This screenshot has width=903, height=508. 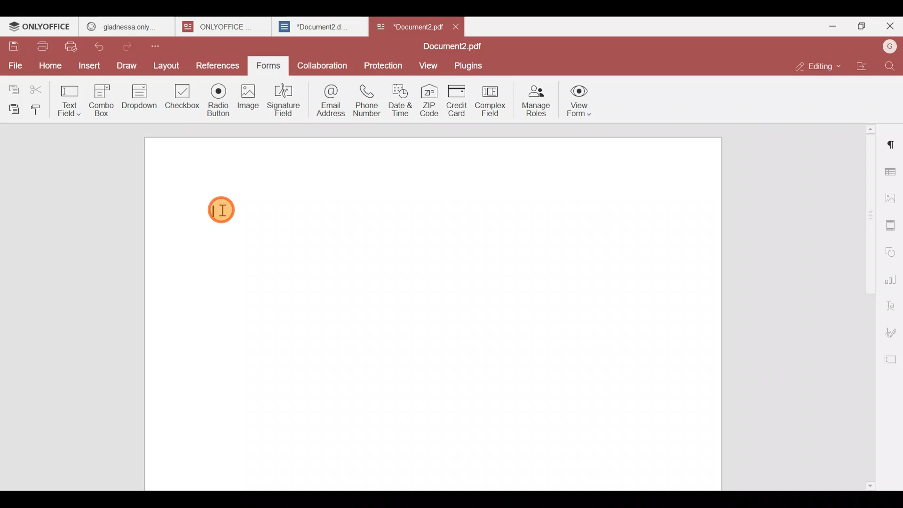 I want to click on *Document2.d.., so click(x=314, y=25).